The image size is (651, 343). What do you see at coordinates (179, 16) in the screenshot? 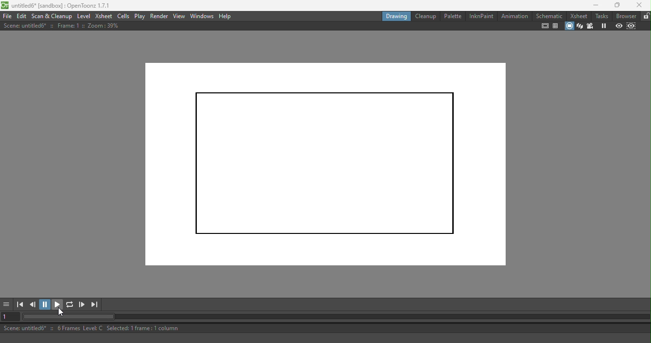
I see `View` at bounding box center [179, 16].